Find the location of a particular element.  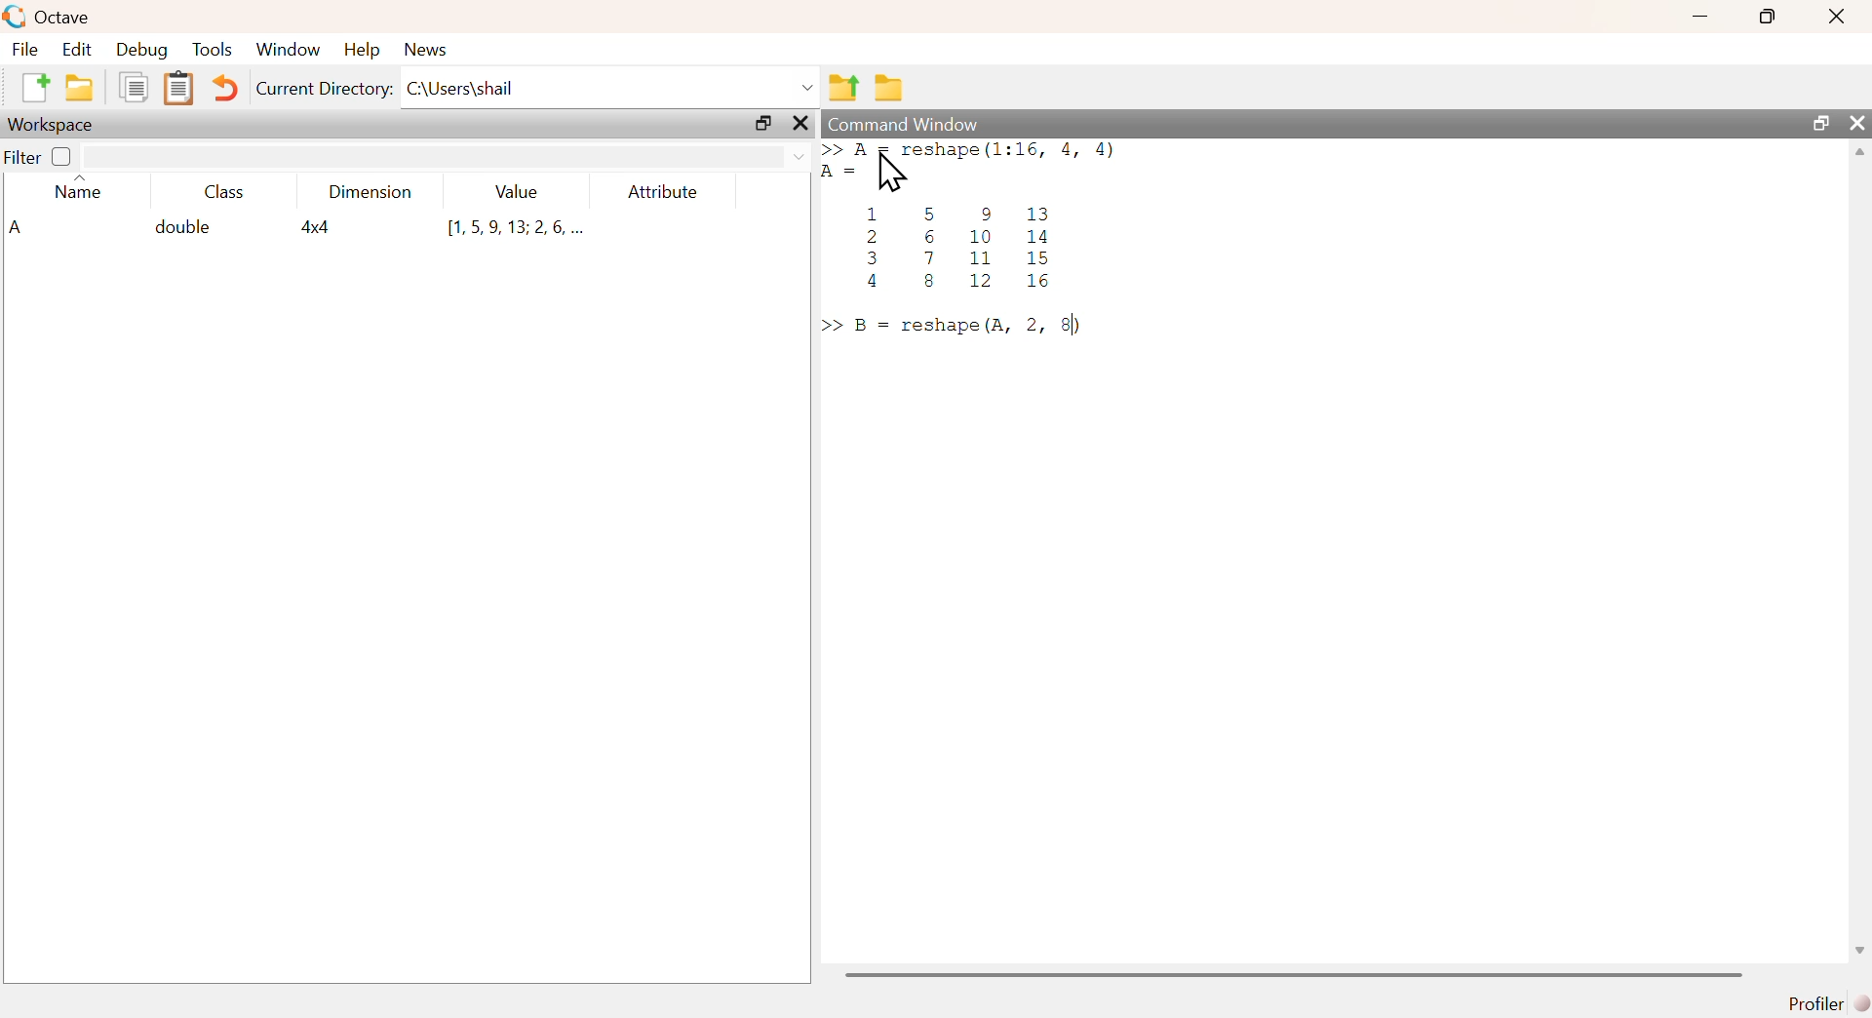

filter is located at coordinates (447, 157).